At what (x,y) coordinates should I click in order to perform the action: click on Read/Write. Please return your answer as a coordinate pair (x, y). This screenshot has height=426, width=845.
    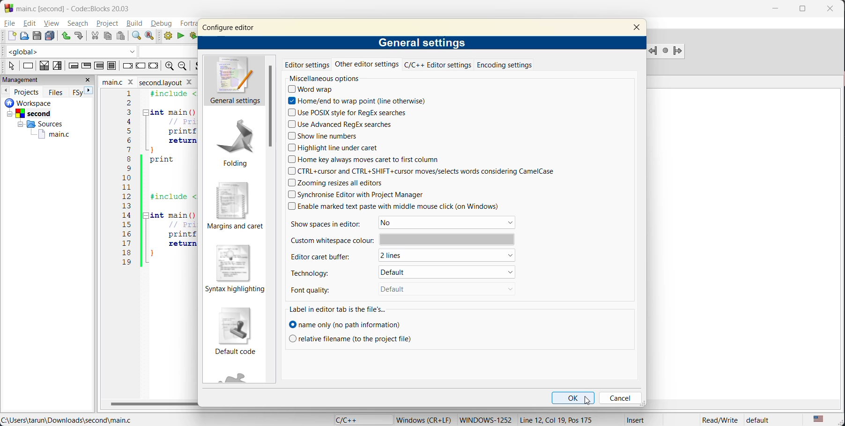
    Looking at the image, I should click on (717, 420).